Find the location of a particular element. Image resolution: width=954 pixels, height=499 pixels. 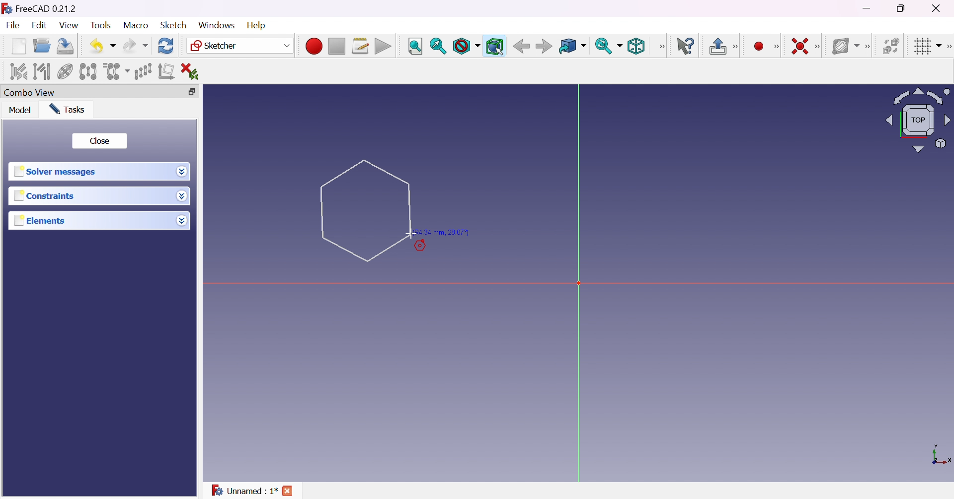

Edit is located at coordinates (41, 25).